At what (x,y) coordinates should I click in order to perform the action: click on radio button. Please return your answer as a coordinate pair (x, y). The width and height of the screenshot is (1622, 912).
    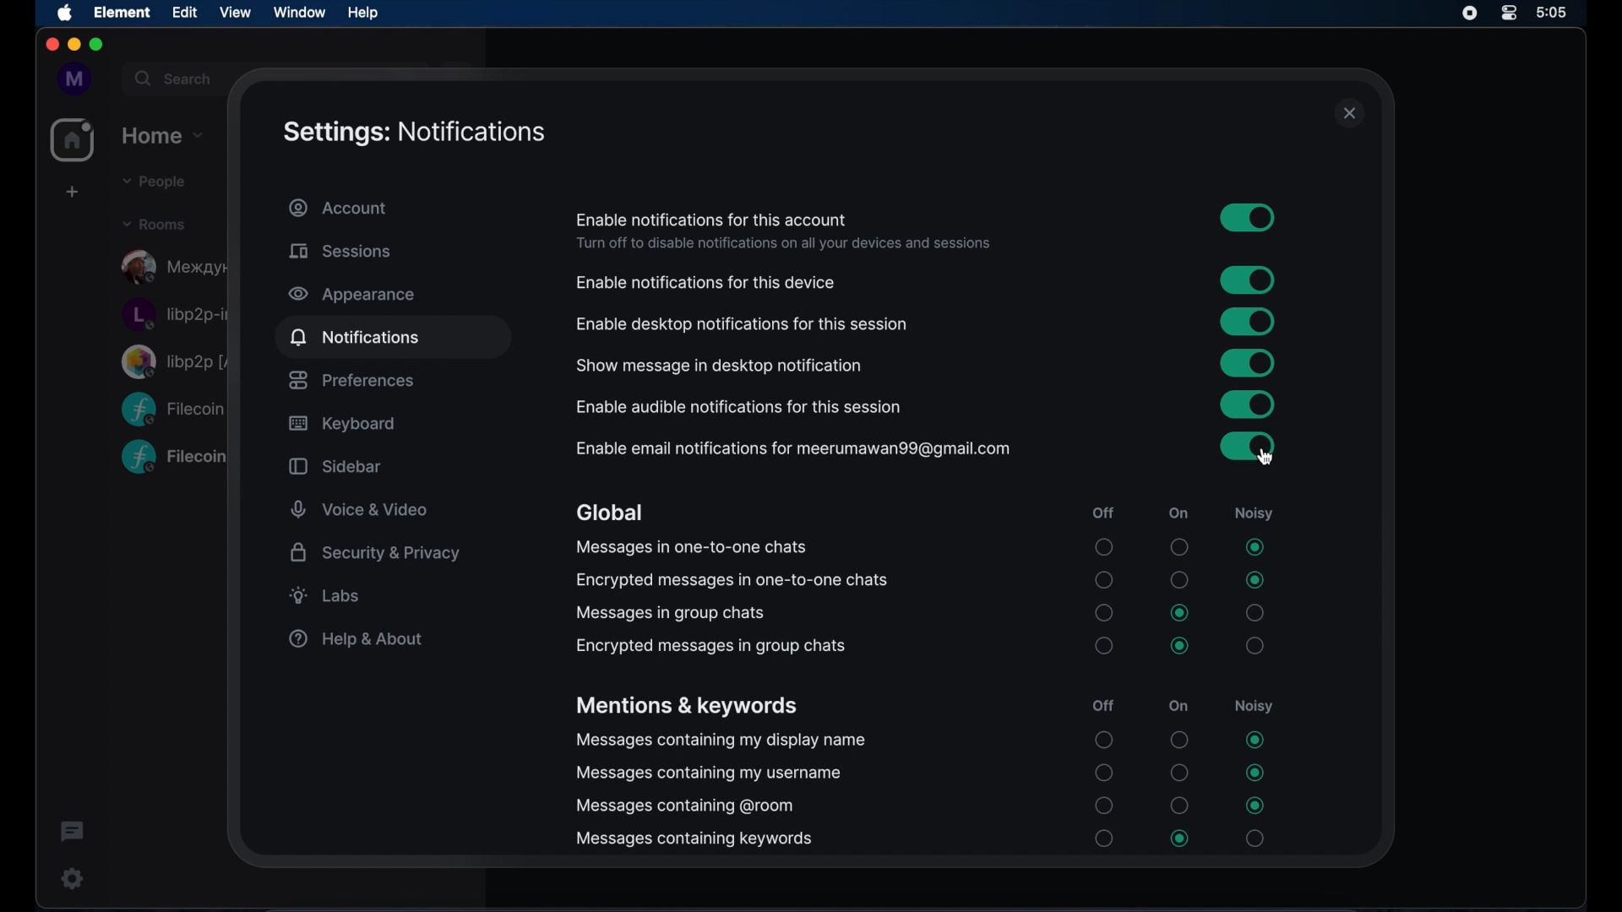
    Looking at the image, I should click on (1180, 646).